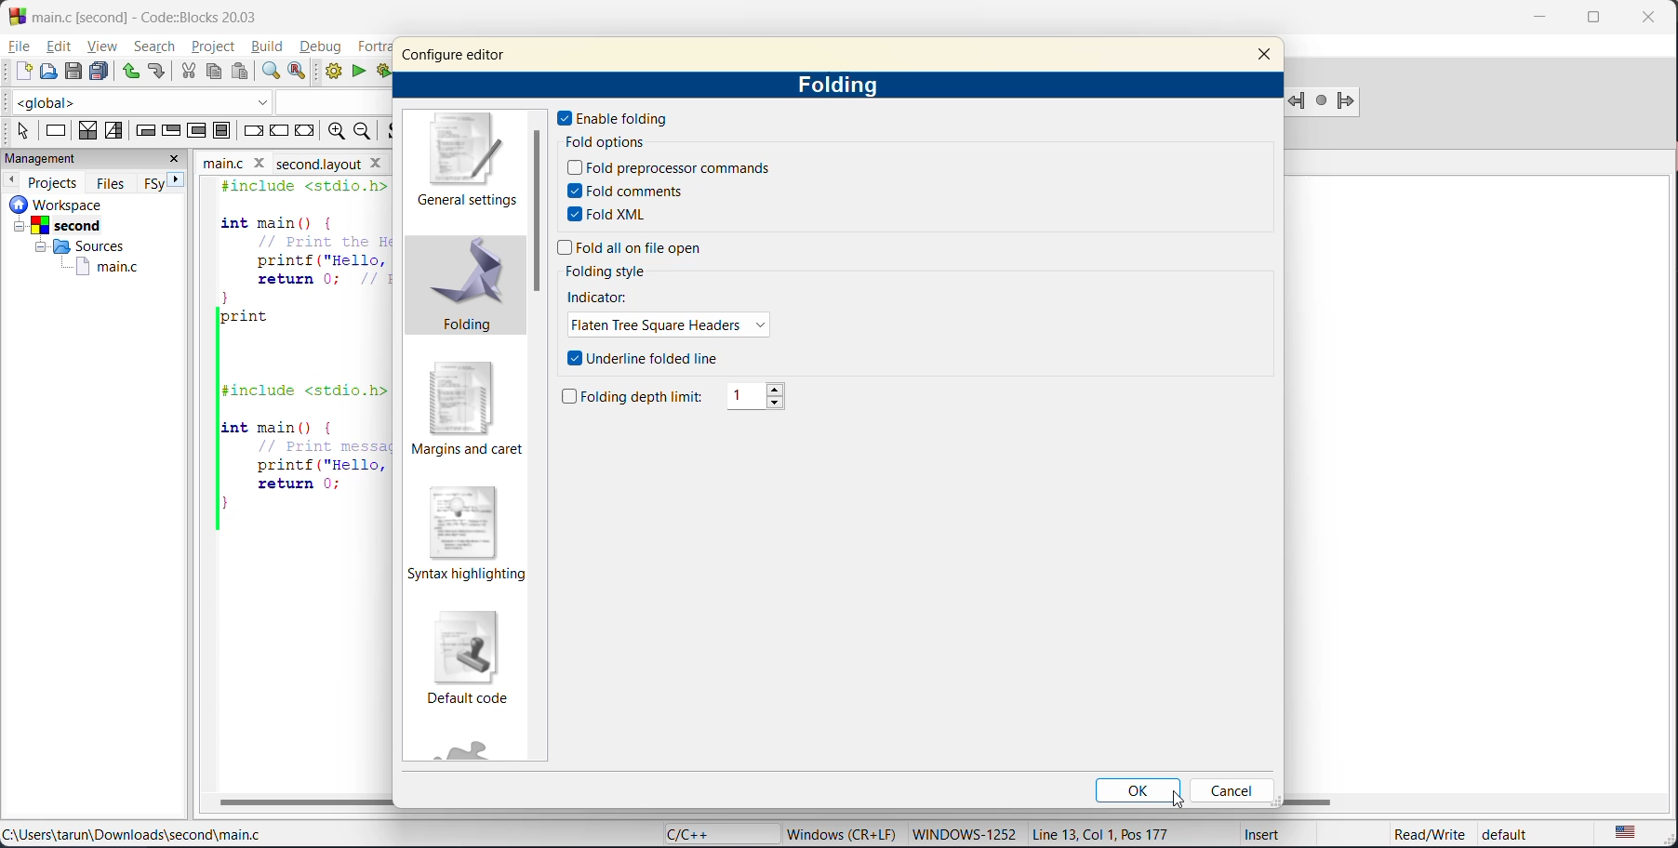  What do you see at coordinates (466, 663) in the screenshot?
I see `default code` at bounding box center [466, 663].